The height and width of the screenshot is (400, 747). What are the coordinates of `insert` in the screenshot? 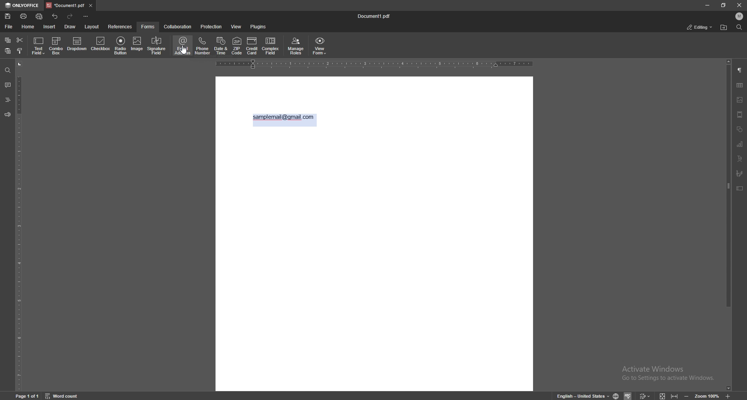 It's located at (49, 27).